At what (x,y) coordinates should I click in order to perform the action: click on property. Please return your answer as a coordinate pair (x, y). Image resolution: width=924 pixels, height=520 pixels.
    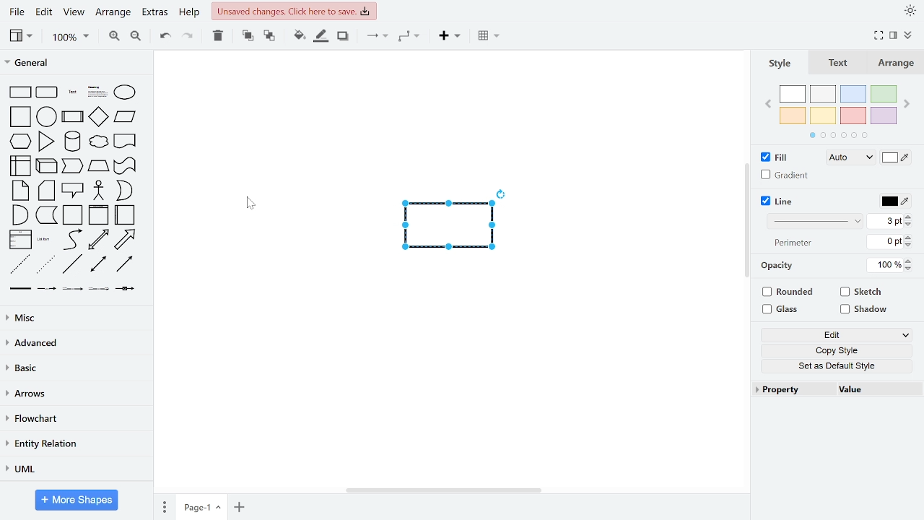
    Looking at the image, I should click on (796, 391).